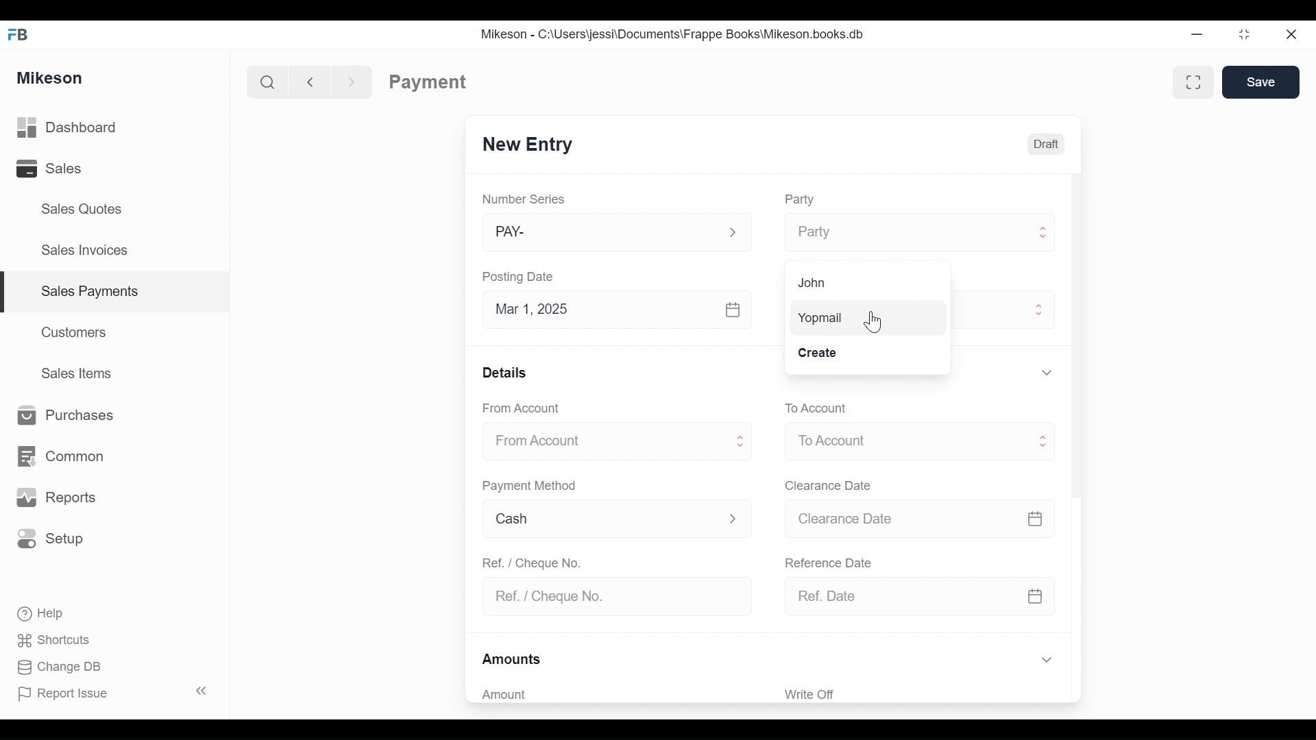 The image size is (1316, 740). I want to click on Create, so click(820, 351).